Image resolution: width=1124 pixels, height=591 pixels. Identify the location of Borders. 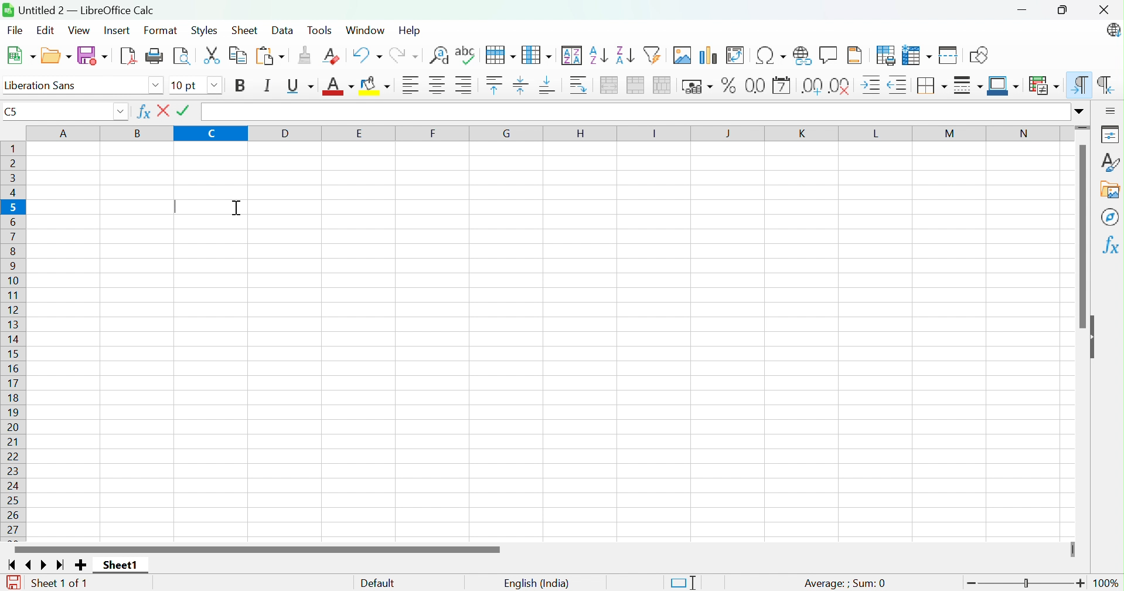
(934, 85).